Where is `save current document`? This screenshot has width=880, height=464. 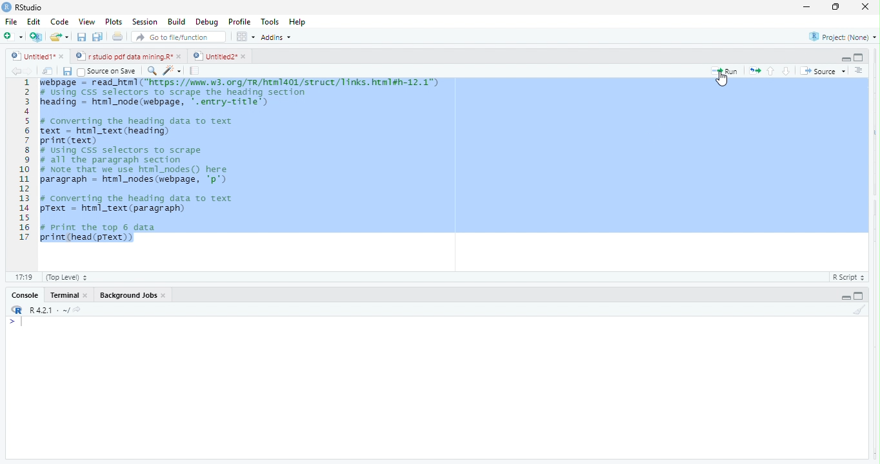 save current document is located at coordinates (67, 72).